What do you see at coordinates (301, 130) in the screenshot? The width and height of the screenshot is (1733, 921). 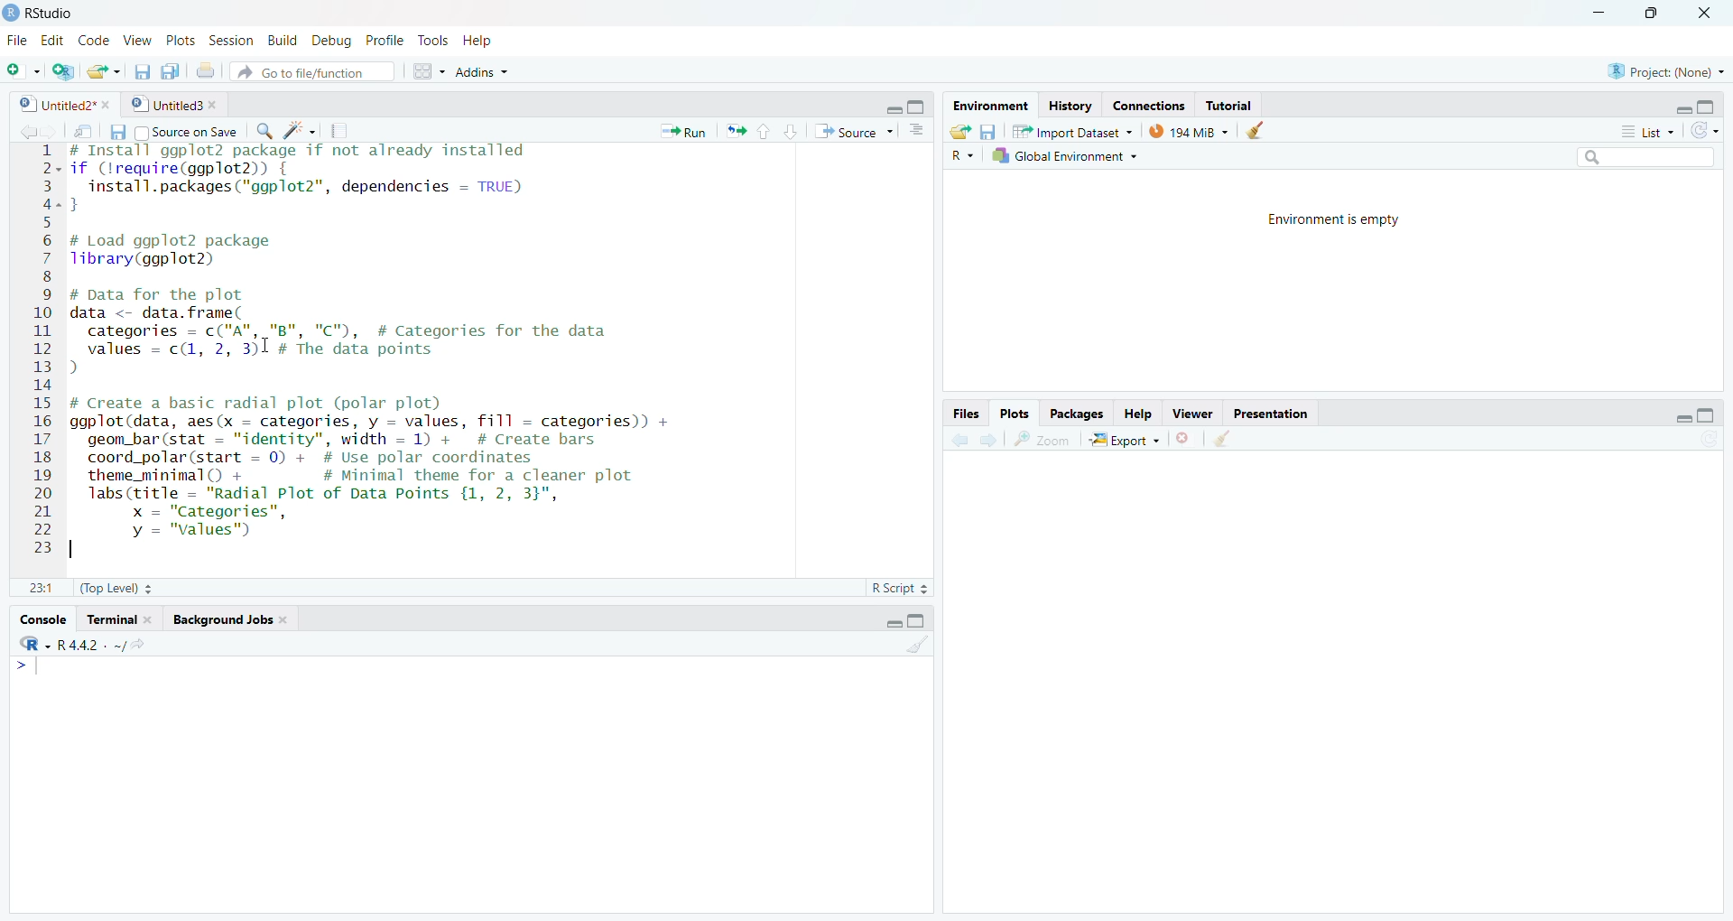 I see `code tools` at bounding box center [301, 130].